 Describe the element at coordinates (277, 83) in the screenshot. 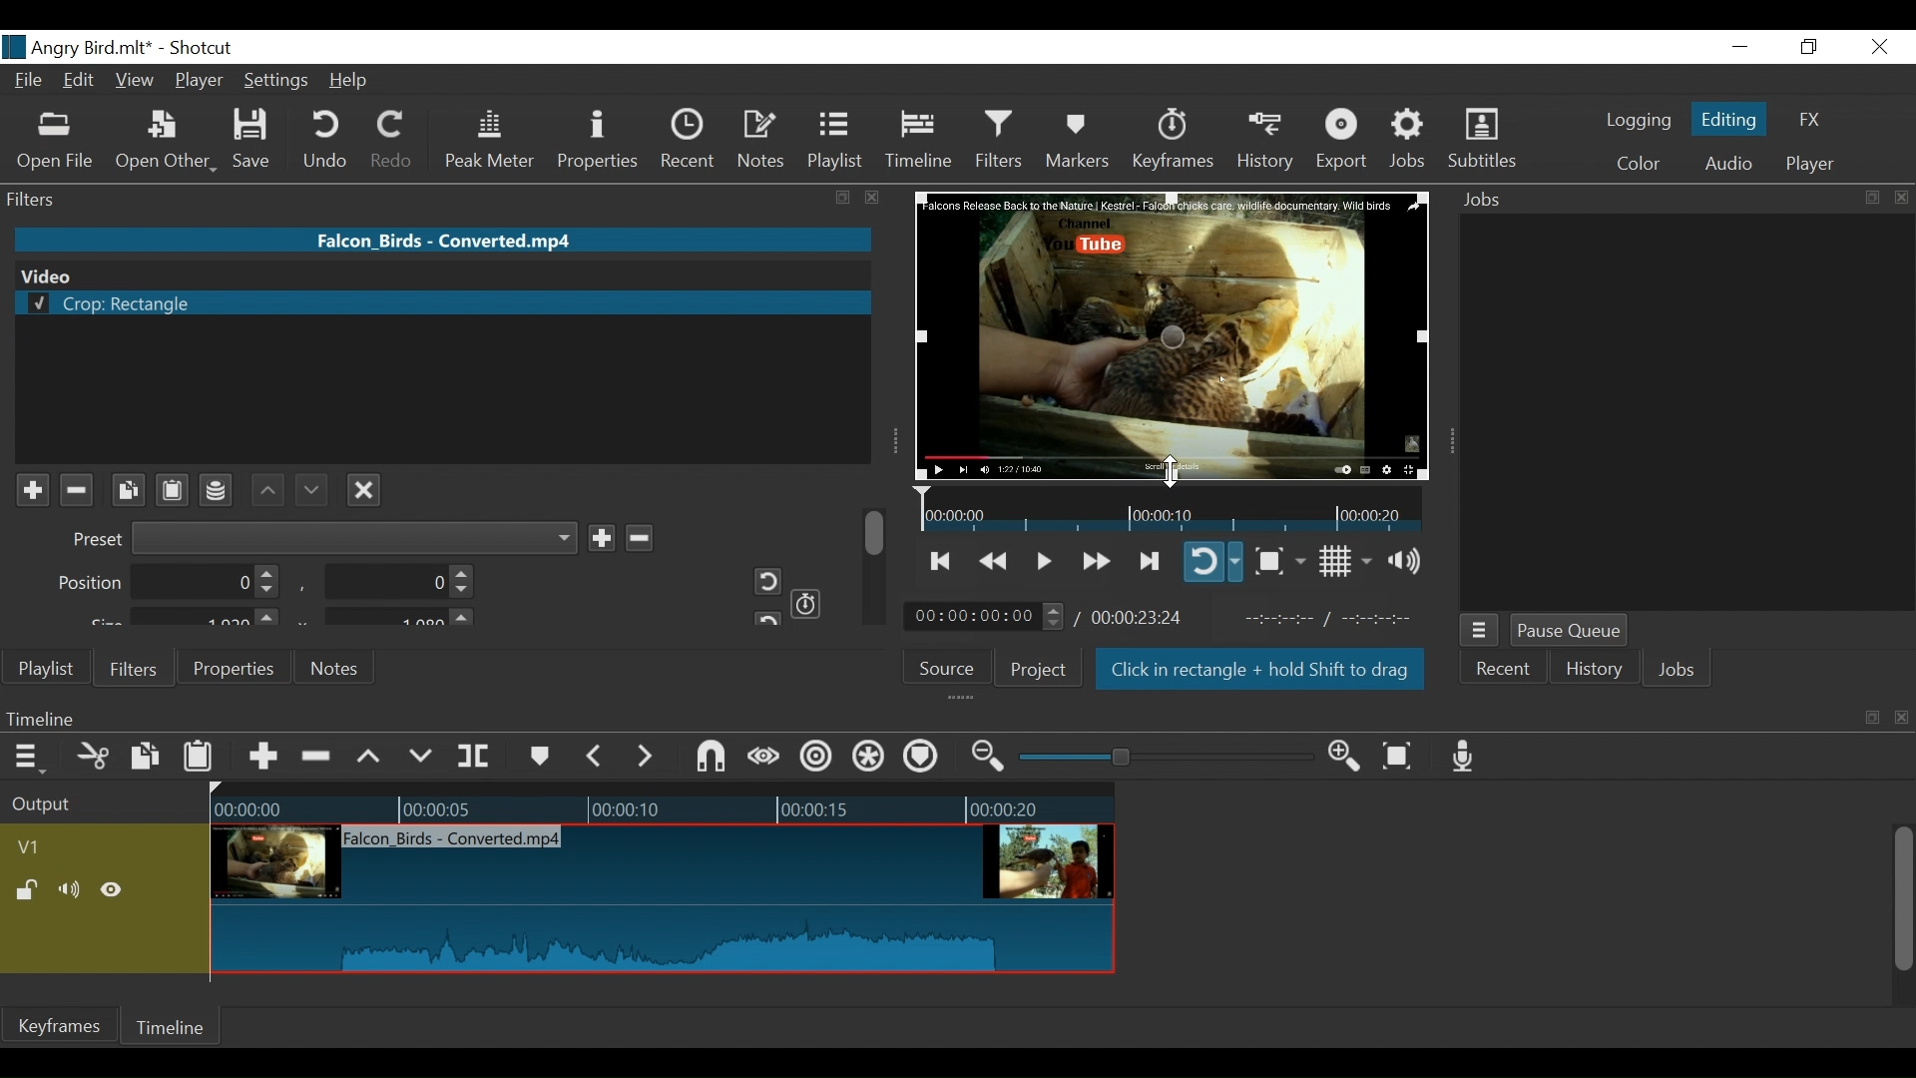

I see `Settings` at that location.